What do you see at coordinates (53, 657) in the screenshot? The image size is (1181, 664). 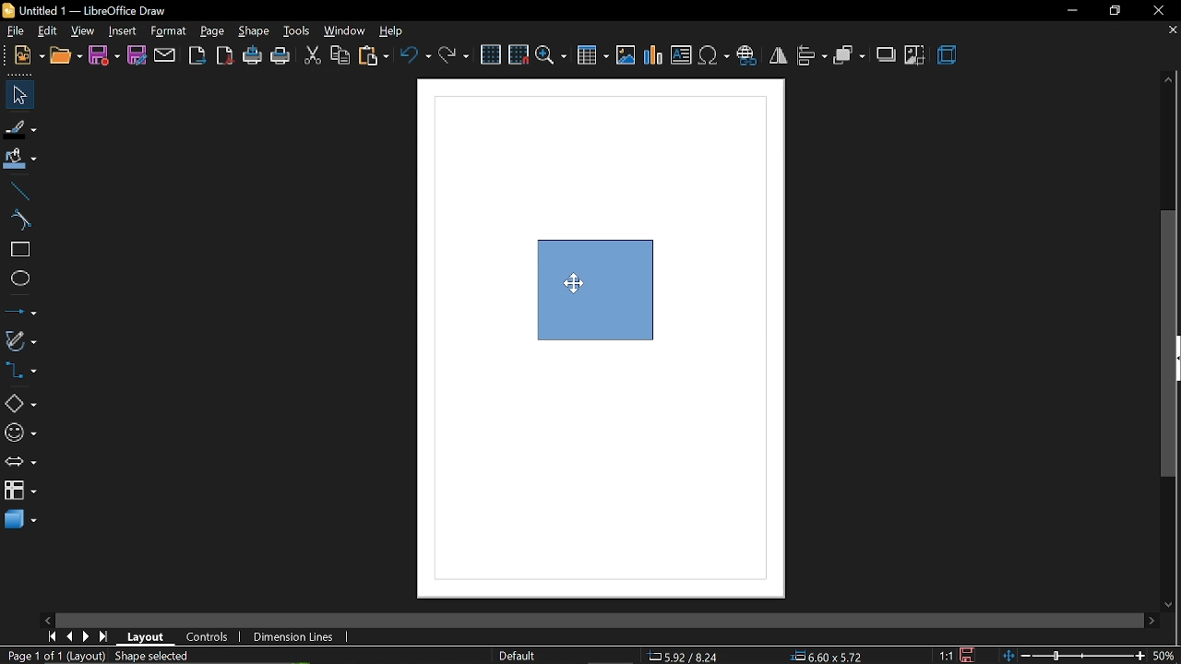 I see `current page (Page 1 of 1 (Layout))` at bounding box center [53, 657].